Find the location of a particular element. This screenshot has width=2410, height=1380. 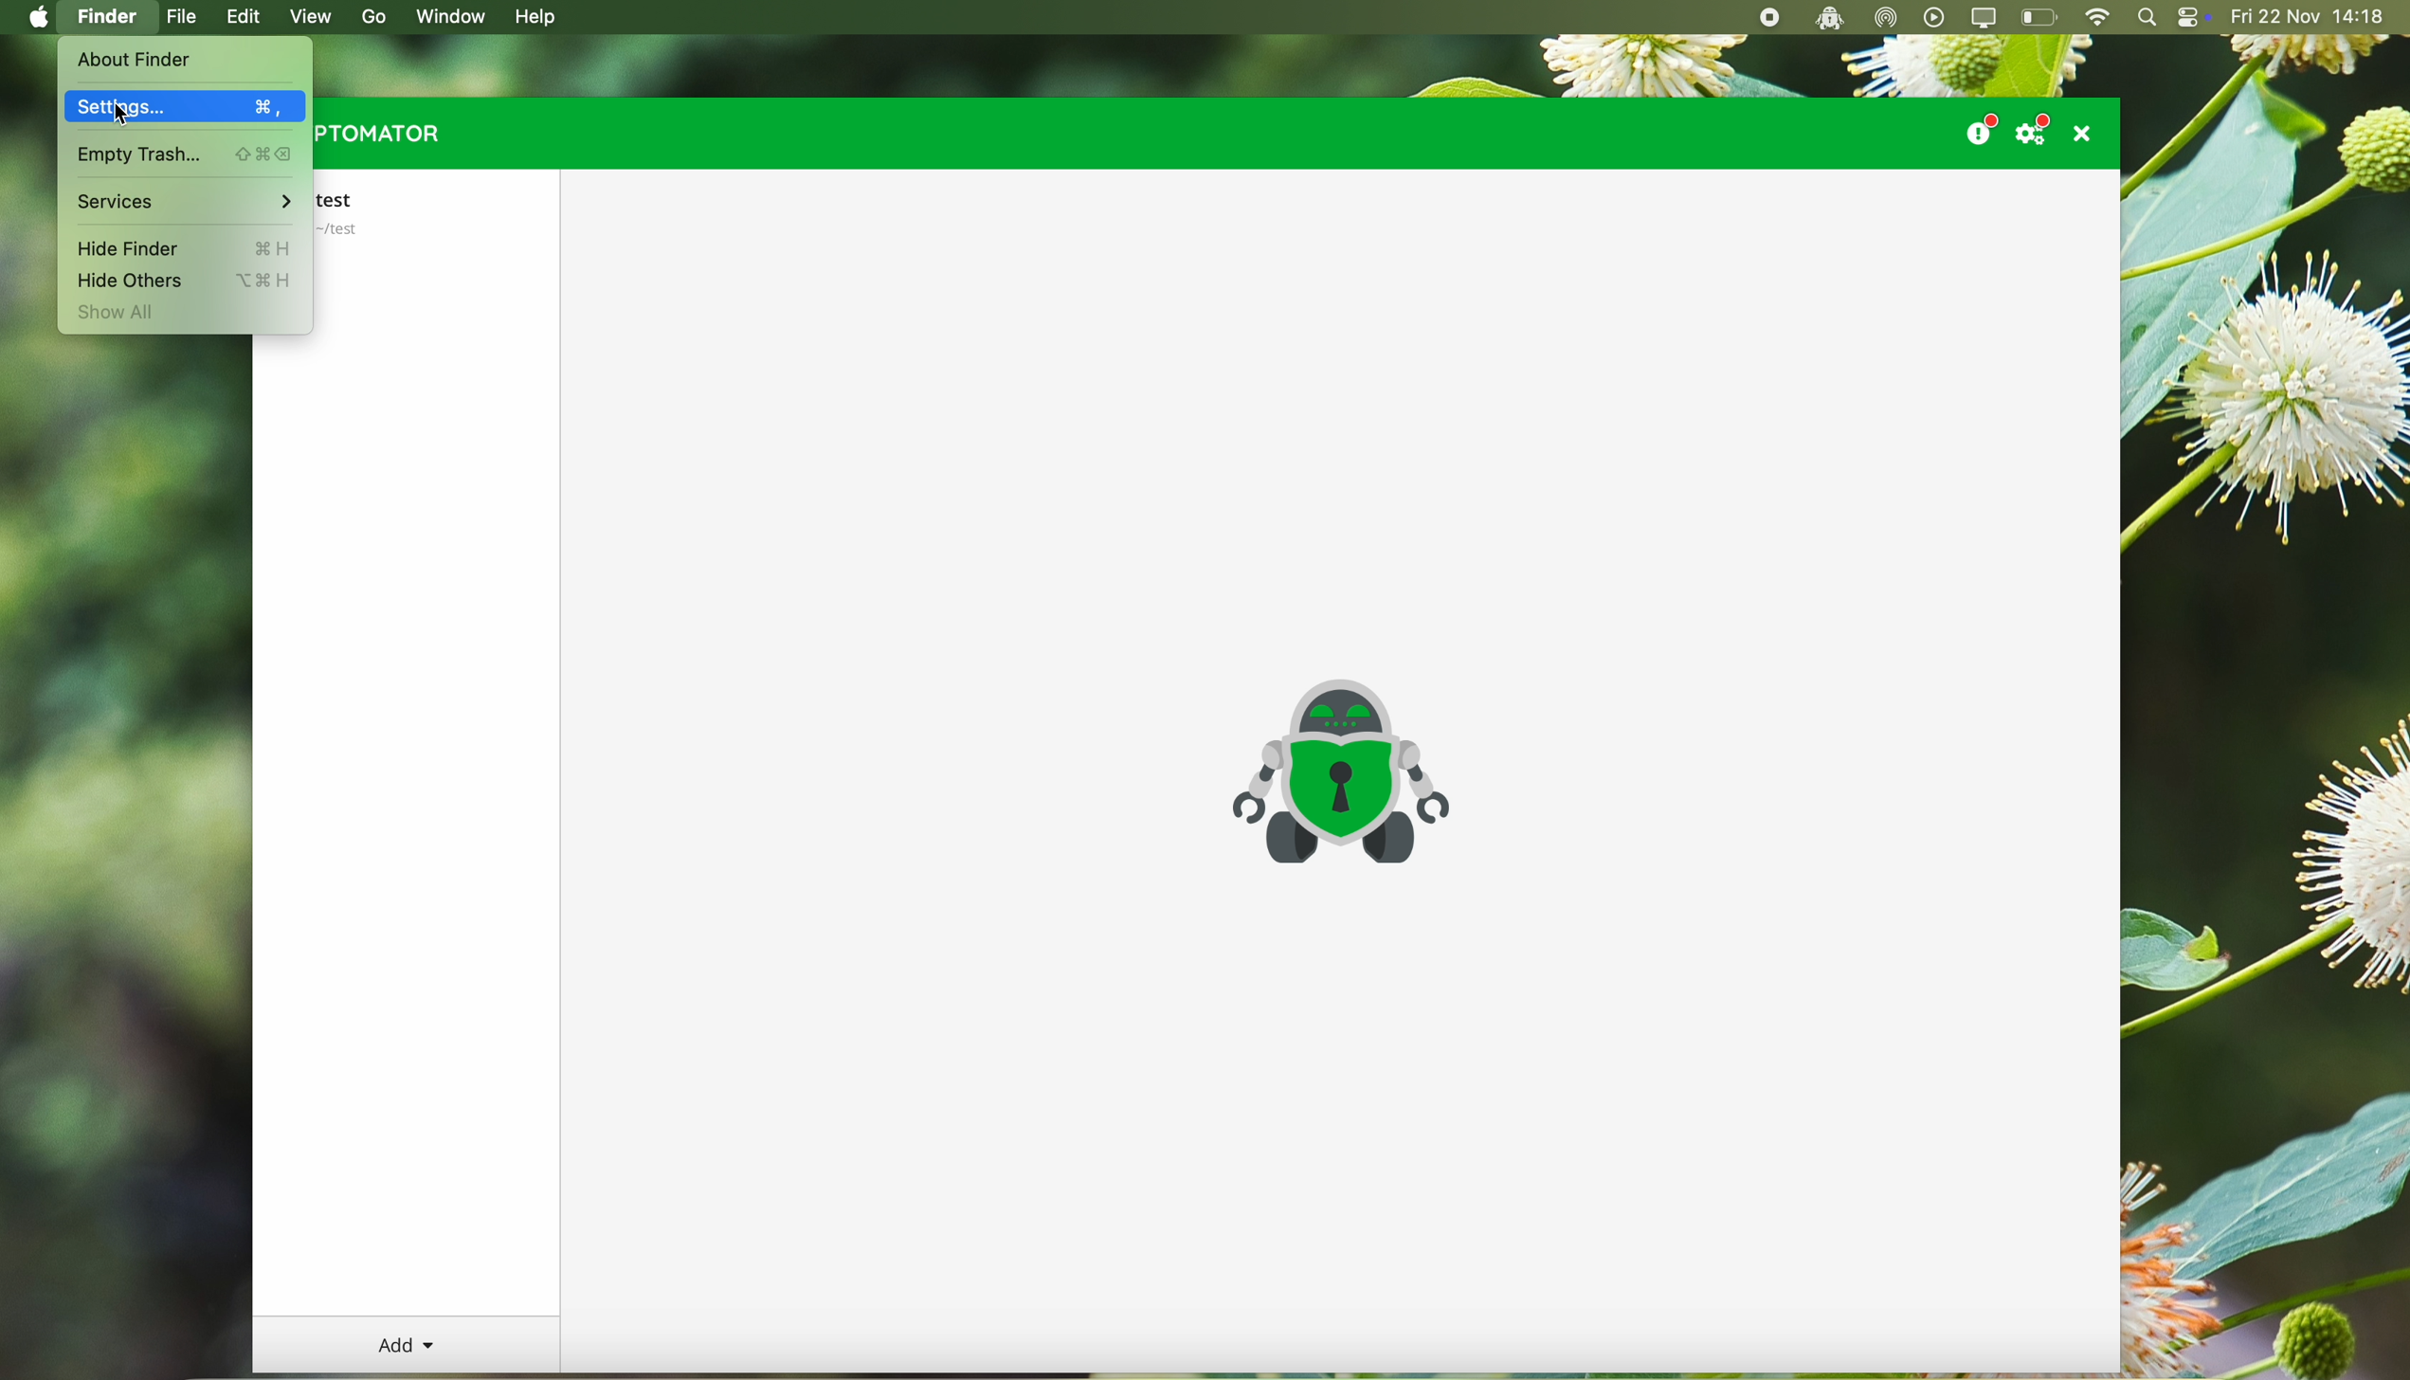

screen is located at coordinates (1986, 18).